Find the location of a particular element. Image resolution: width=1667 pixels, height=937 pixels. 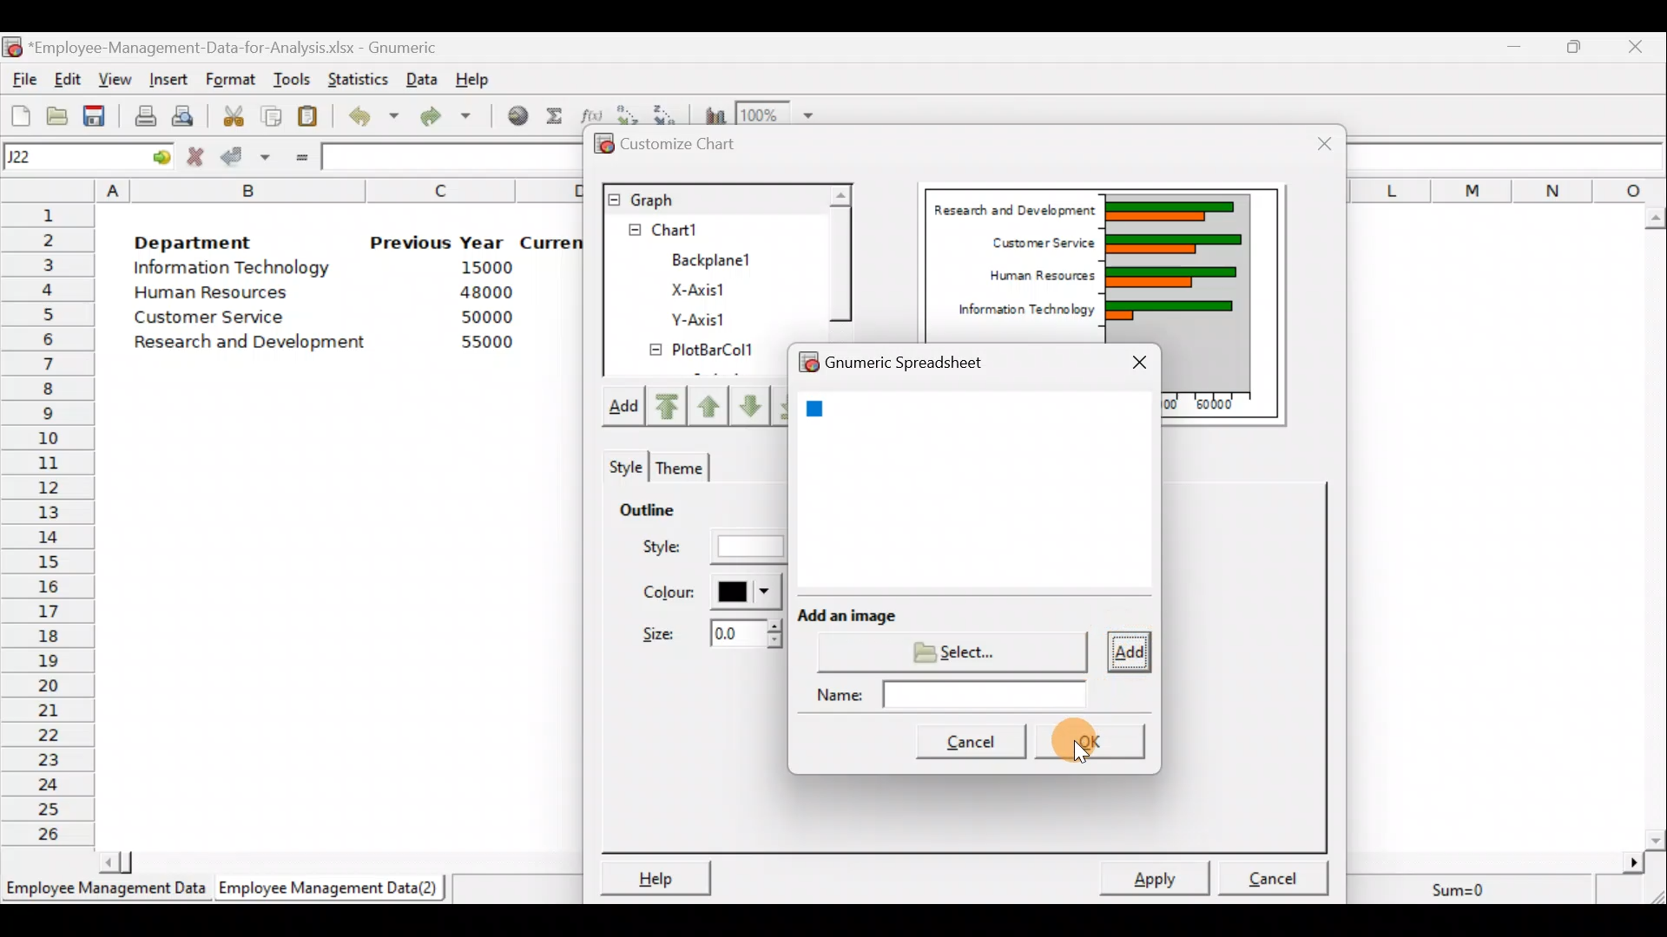

Cancel change is located at coordinates (197, 157).